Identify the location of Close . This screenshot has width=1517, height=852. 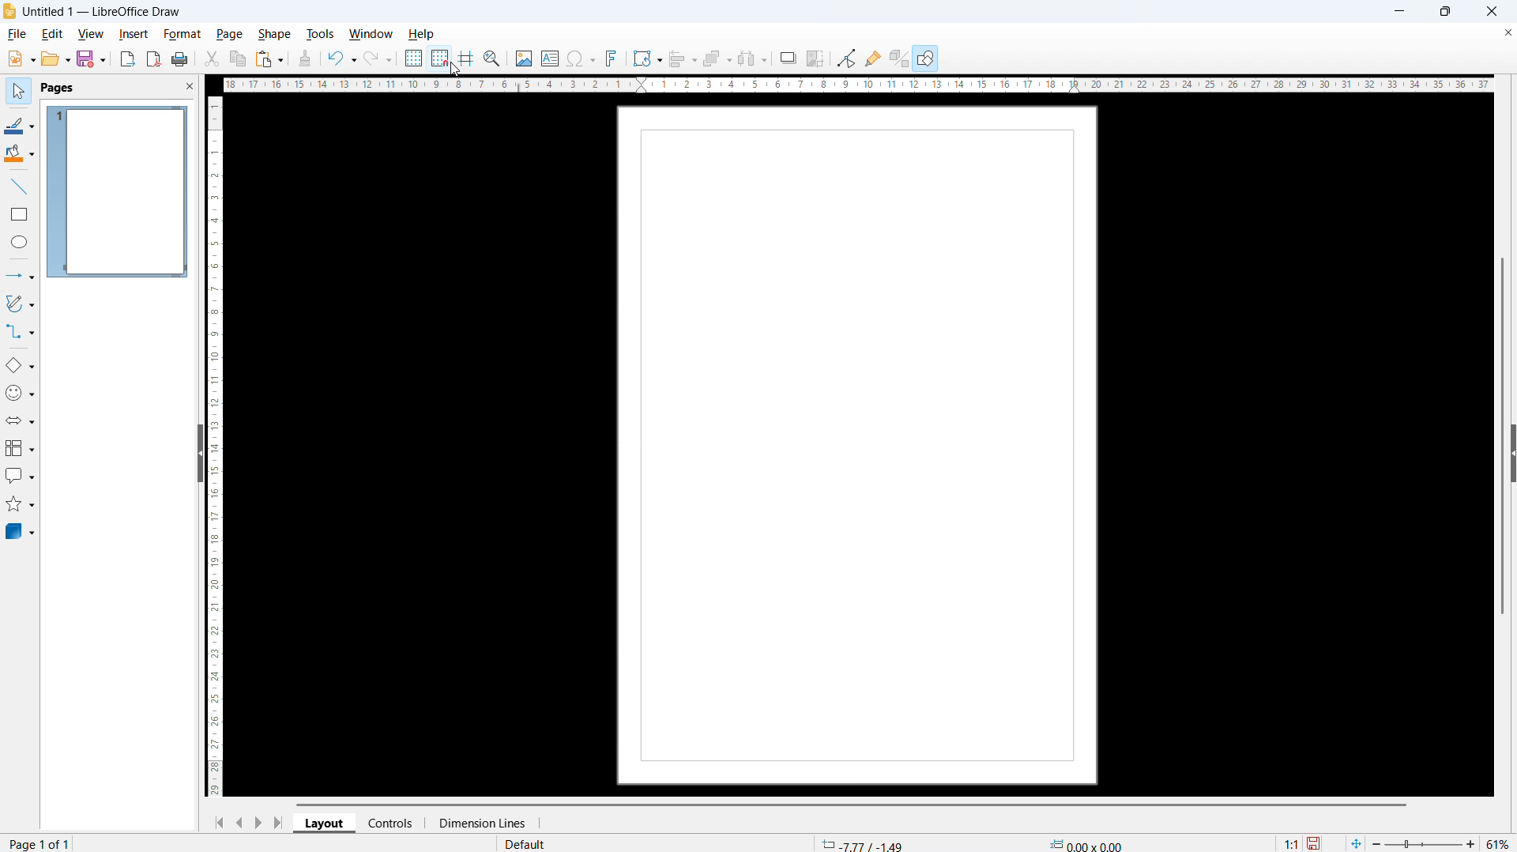
(1490, 11).